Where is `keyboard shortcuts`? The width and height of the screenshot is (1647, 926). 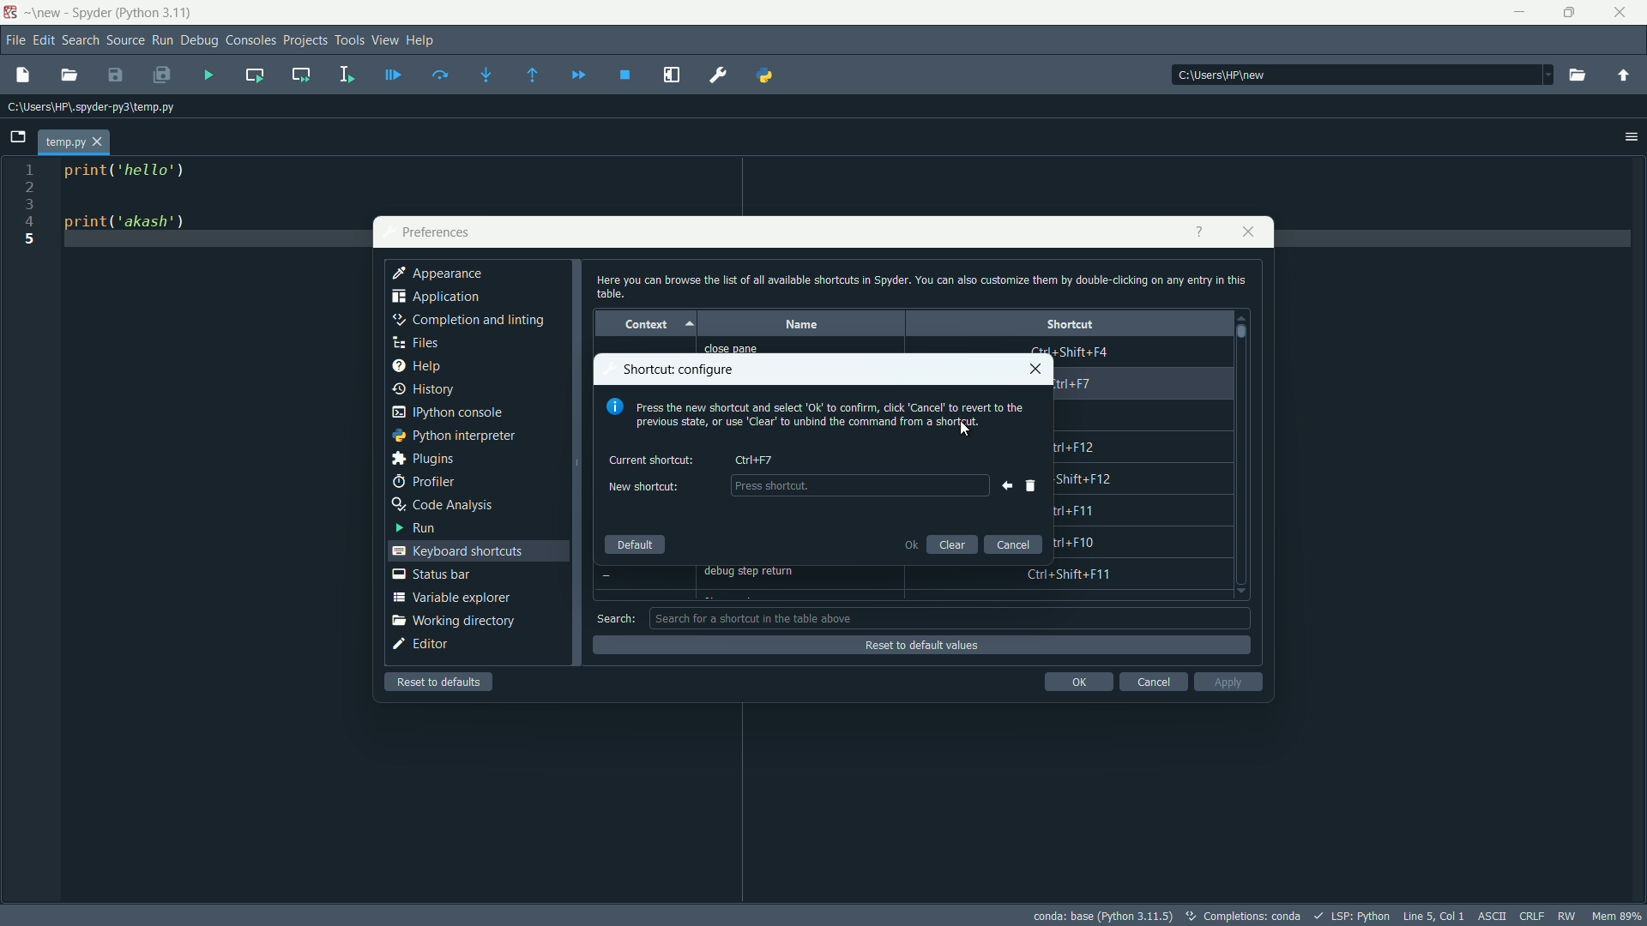
keyboard shortcuts is located at coordinates (461, 550).